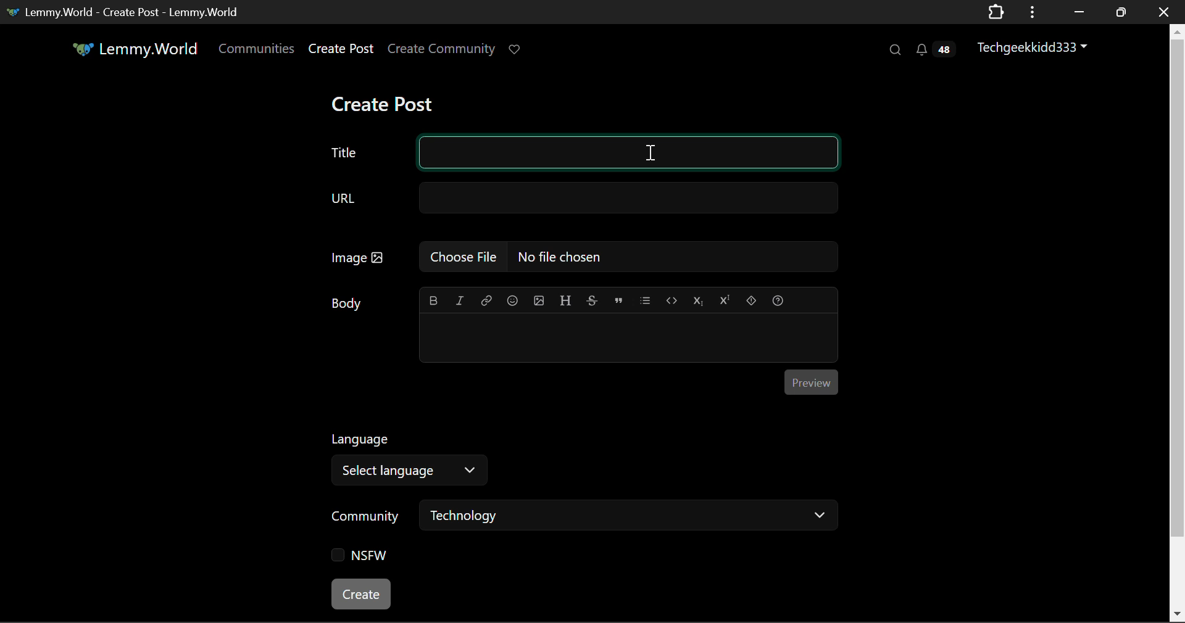 This screenshot has width=1185, height=623. I want to click on Restore Down, so click(1077, 12).